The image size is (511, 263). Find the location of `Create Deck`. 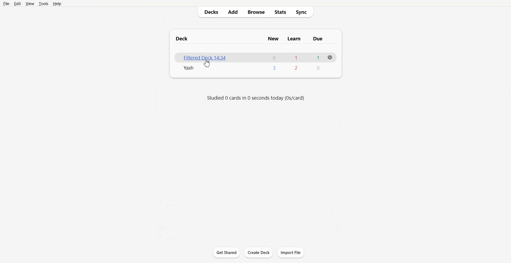

Create Deck is located at coordinates (258, 252).